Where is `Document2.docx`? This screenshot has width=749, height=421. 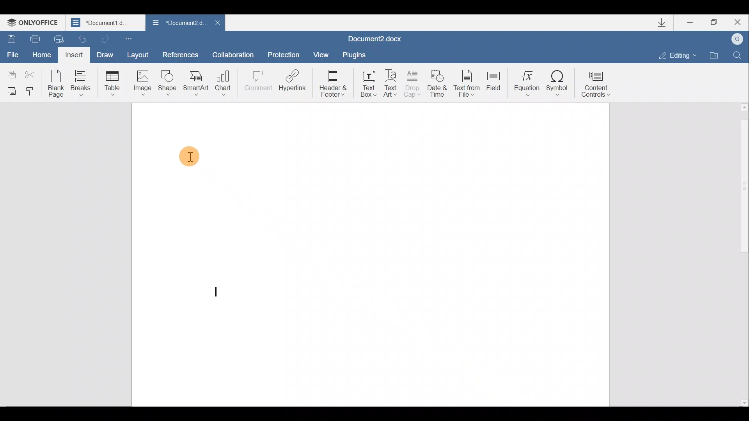
Document2.docx is located at coordinates (375, 39).